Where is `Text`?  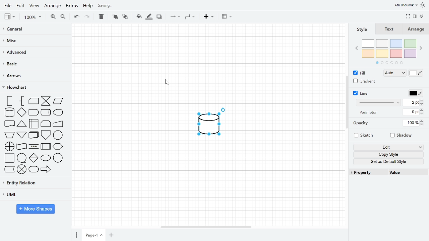 Text is located at coordinates (389, 29).